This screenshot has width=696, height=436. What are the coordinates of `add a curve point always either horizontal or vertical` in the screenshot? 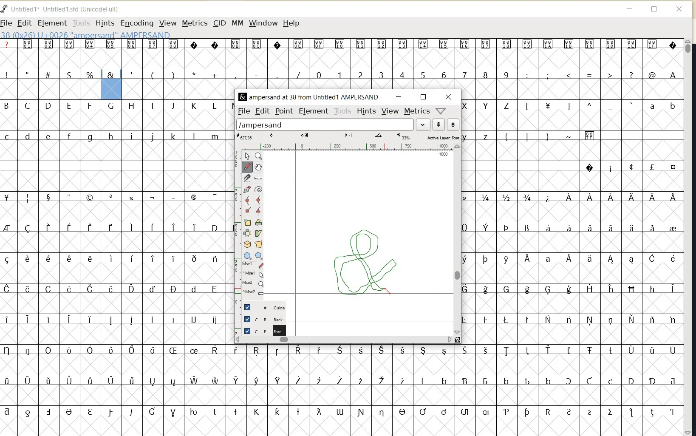 It's located at (260, 200).